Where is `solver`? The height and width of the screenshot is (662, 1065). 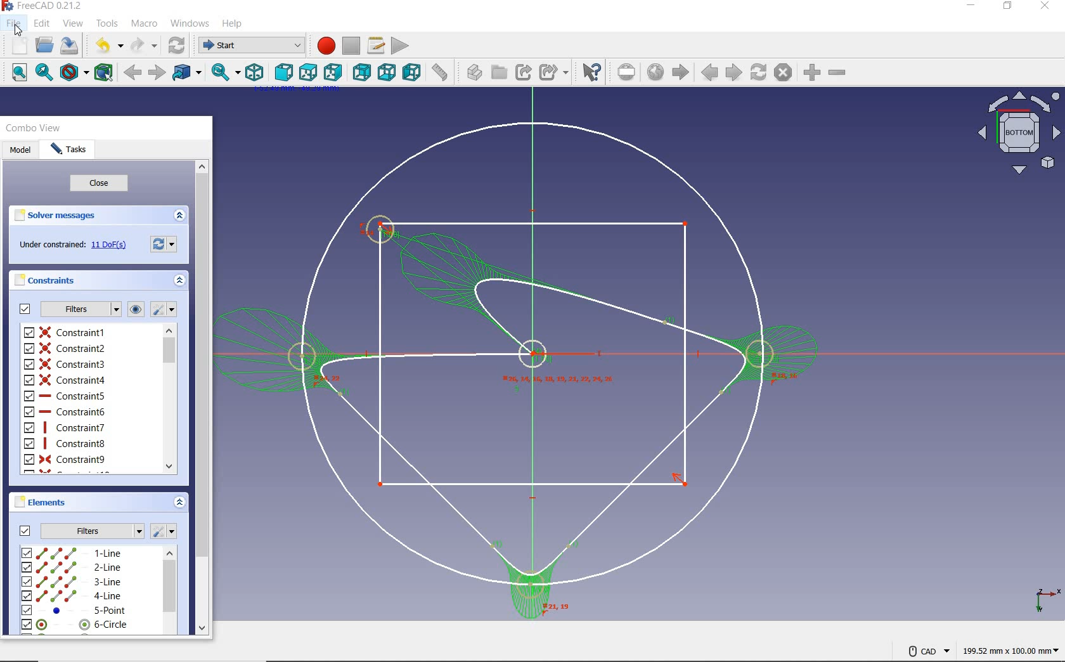
solver is located at coordinates (59, 214).